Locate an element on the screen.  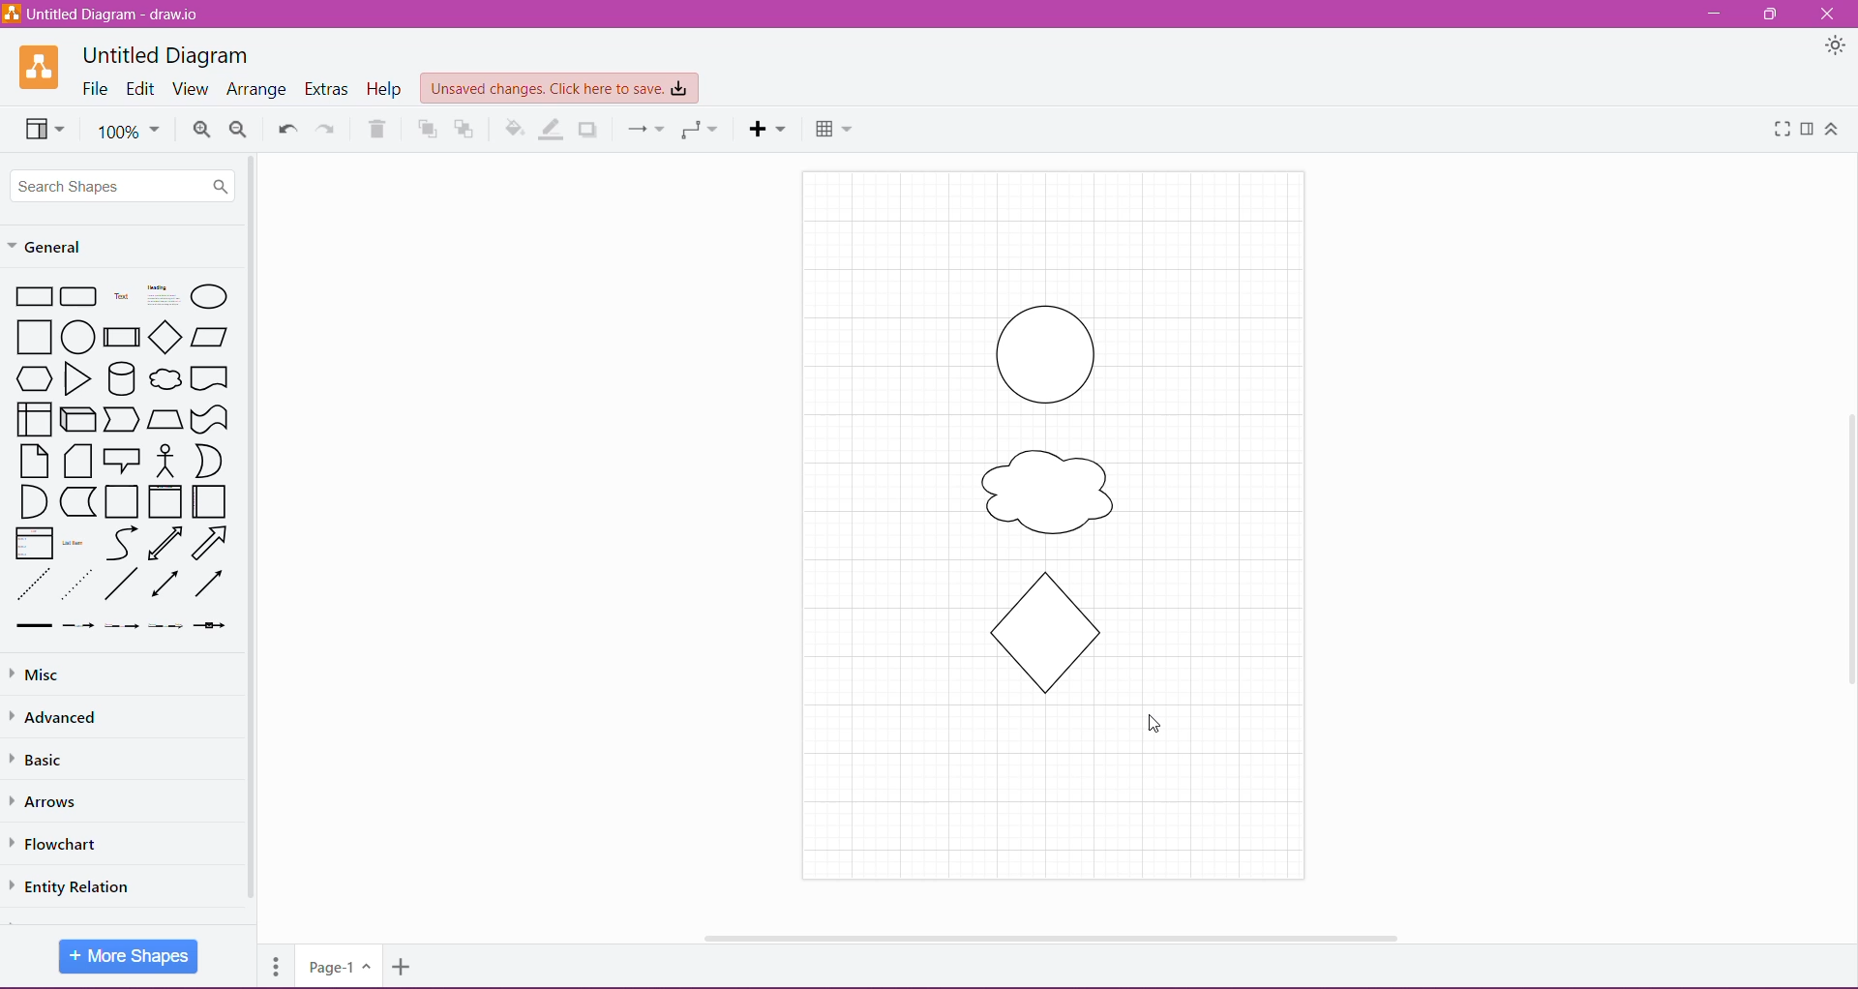
Arrows is located at coordinates (50, 800).